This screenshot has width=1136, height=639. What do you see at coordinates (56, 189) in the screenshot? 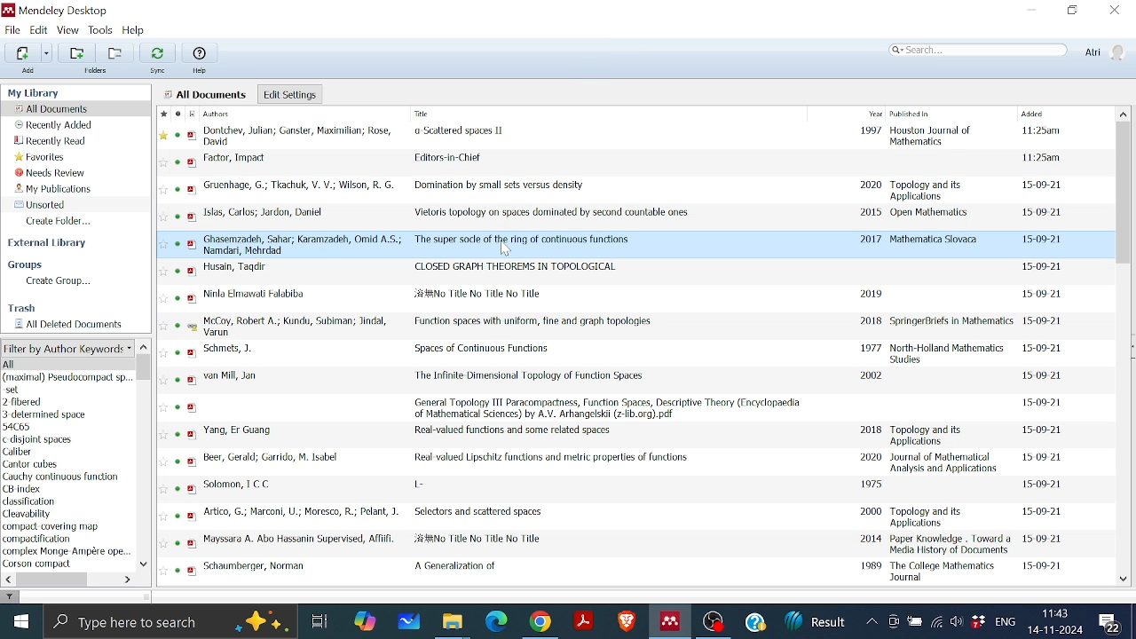
I see `My publications` at bounding box center [56, 189].